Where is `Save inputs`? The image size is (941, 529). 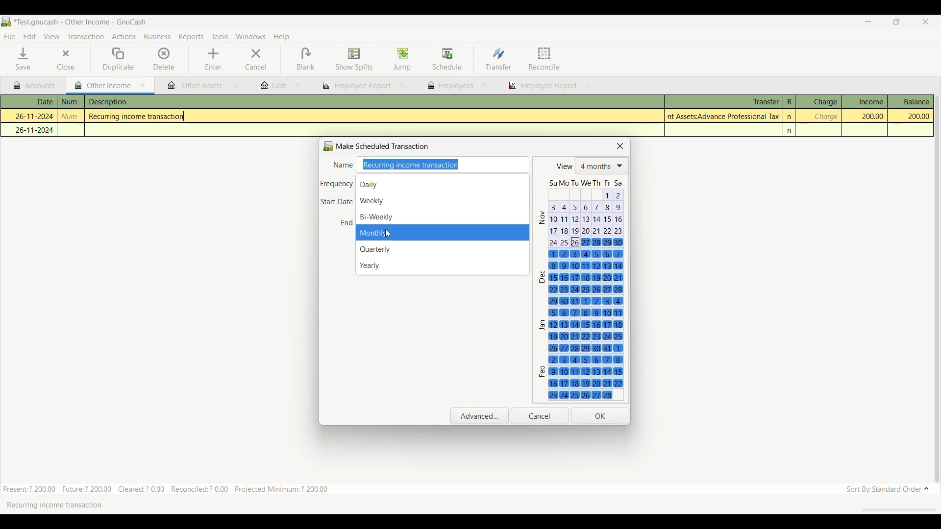 Save inputs is located at coordinates (600, 416).